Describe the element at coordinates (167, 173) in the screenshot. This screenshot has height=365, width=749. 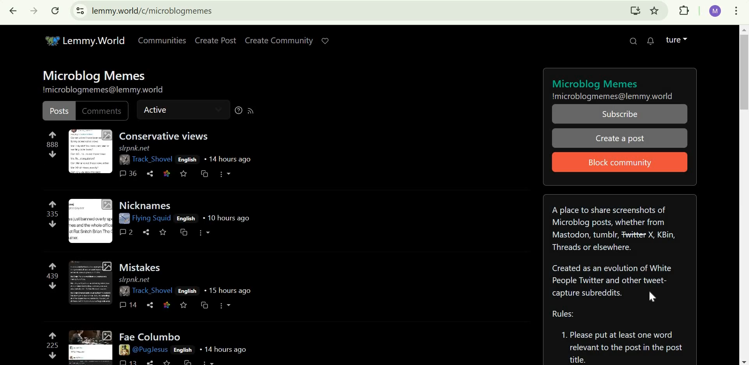
I see `link` at that location.